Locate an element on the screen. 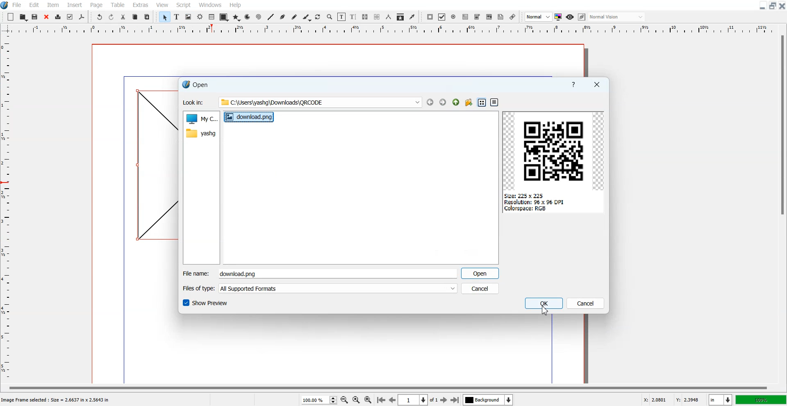 The height and width of the screenshot is (406, 787). Measurements  is located at coordinates (388, 17).